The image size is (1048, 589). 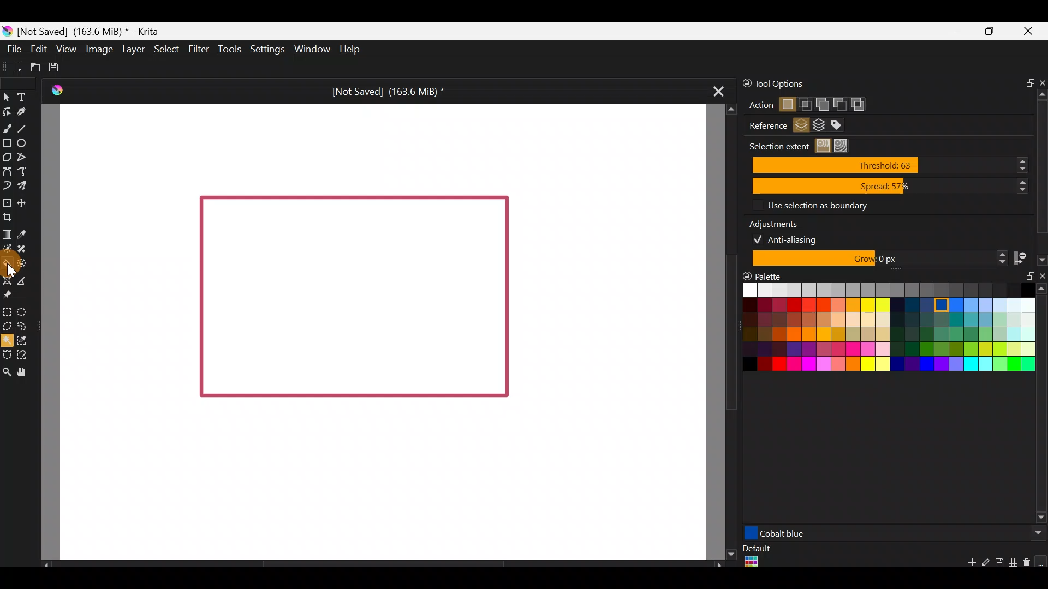 I want to click on Bezier curve tool, so click(x=7, y=170).